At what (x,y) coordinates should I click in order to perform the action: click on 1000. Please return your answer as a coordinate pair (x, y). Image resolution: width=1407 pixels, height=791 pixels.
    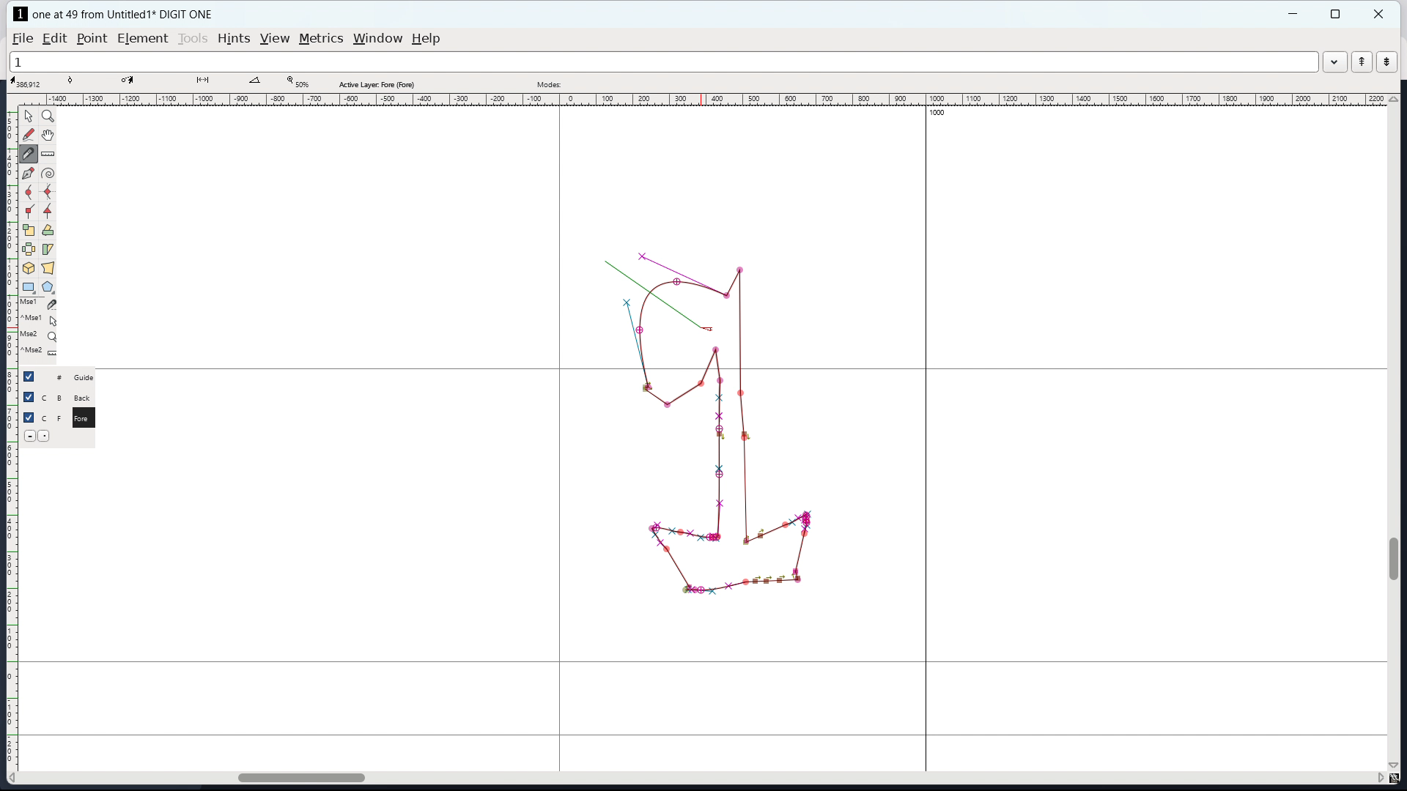
    Looking at the image, I should click on (935, 114).